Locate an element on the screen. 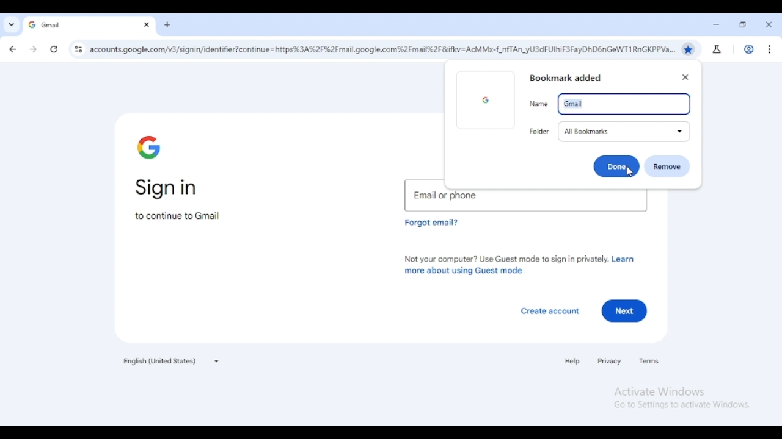 The width and height of the screenshot is (782, 439). website URL is located at coordinates (382, 49).